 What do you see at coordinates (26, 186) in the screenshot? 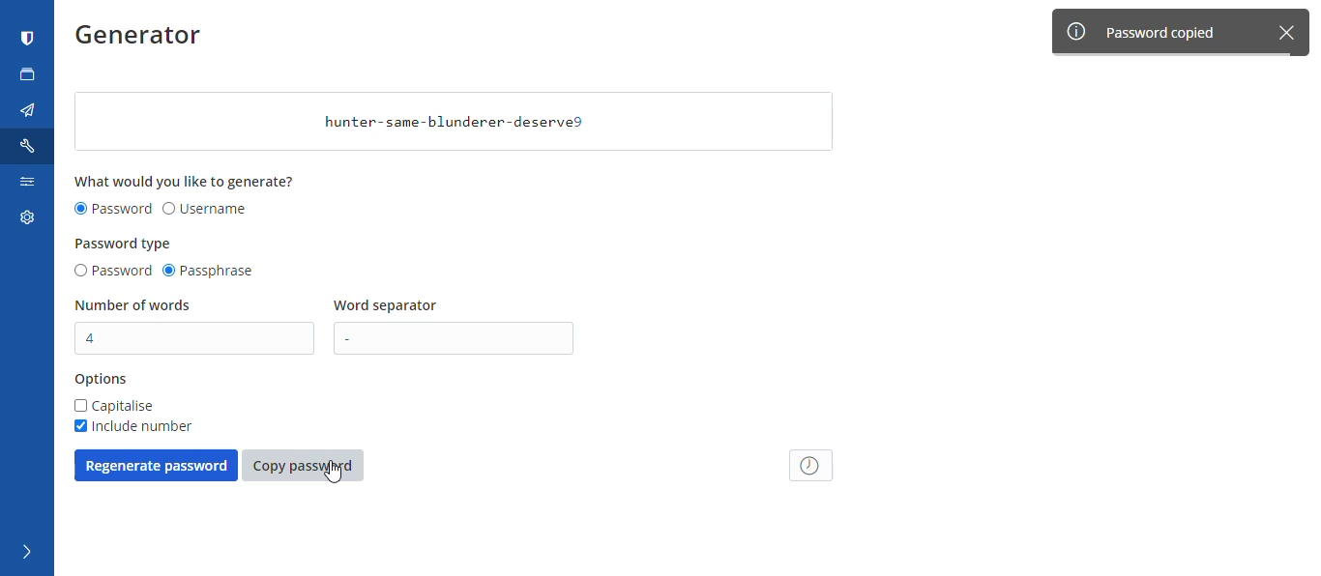
I see `search settings` at bounding box center [26, 186].